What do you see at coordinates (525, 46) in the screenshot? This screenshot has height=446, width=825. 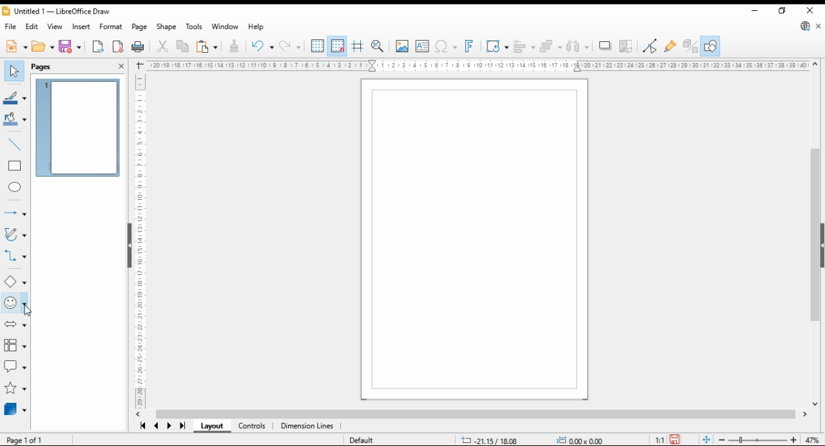 I see `align objects` at bounding box center [525, 46].